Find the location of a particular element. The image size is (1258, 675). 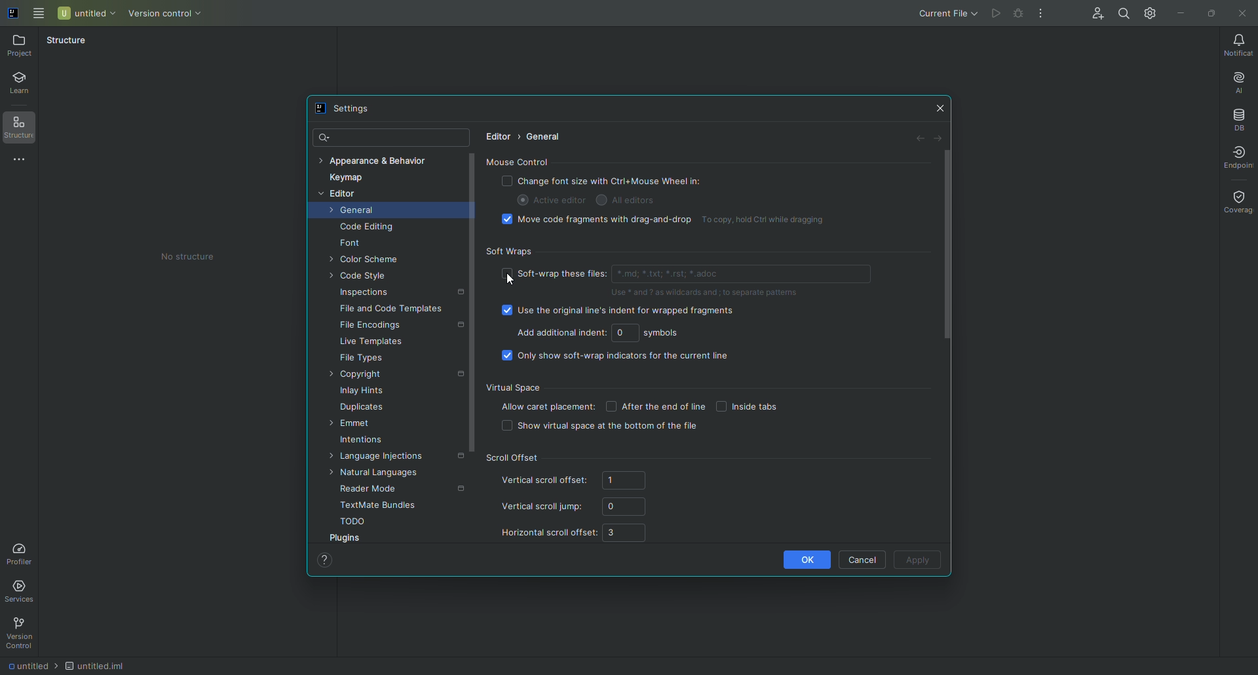

Live Templates is located at coordinates (372, 343).